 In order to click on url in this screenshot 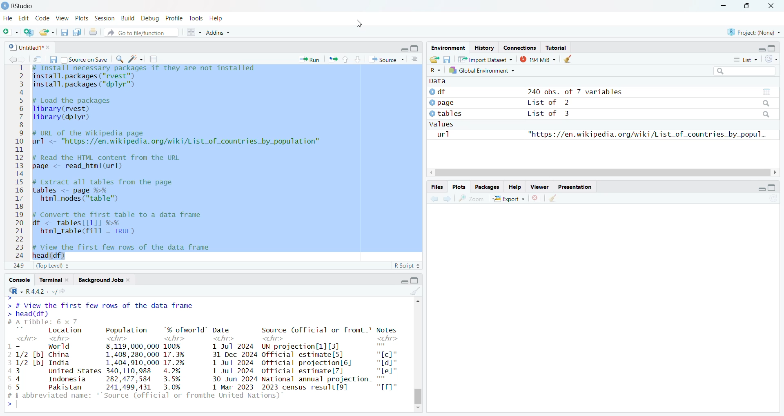, I will do `click(443, 134)`.